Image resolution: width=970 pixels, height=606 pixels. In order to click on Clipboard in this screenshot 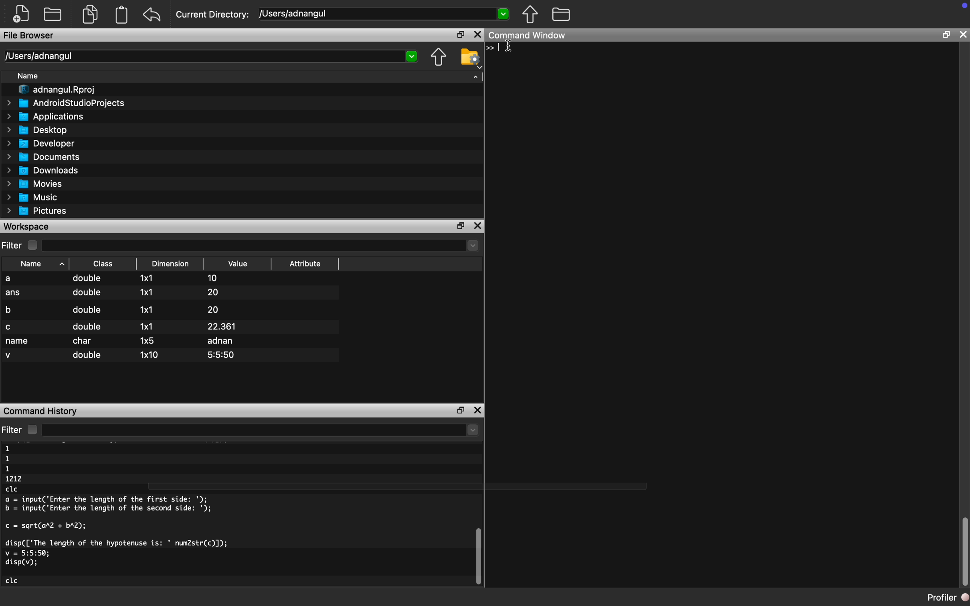, I will do `click(121, 14)`.